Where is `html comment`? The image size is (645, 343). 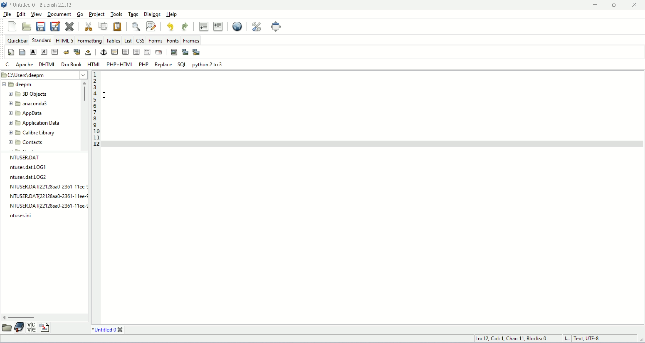
html comment is located at coordinates (147, 51).